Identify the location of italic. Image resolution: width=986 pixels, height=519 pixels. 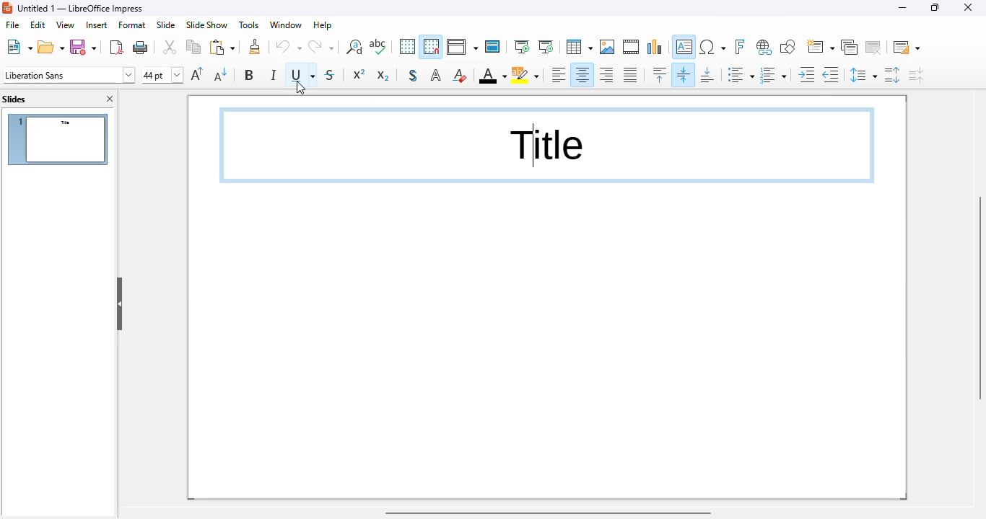
(274, 74).